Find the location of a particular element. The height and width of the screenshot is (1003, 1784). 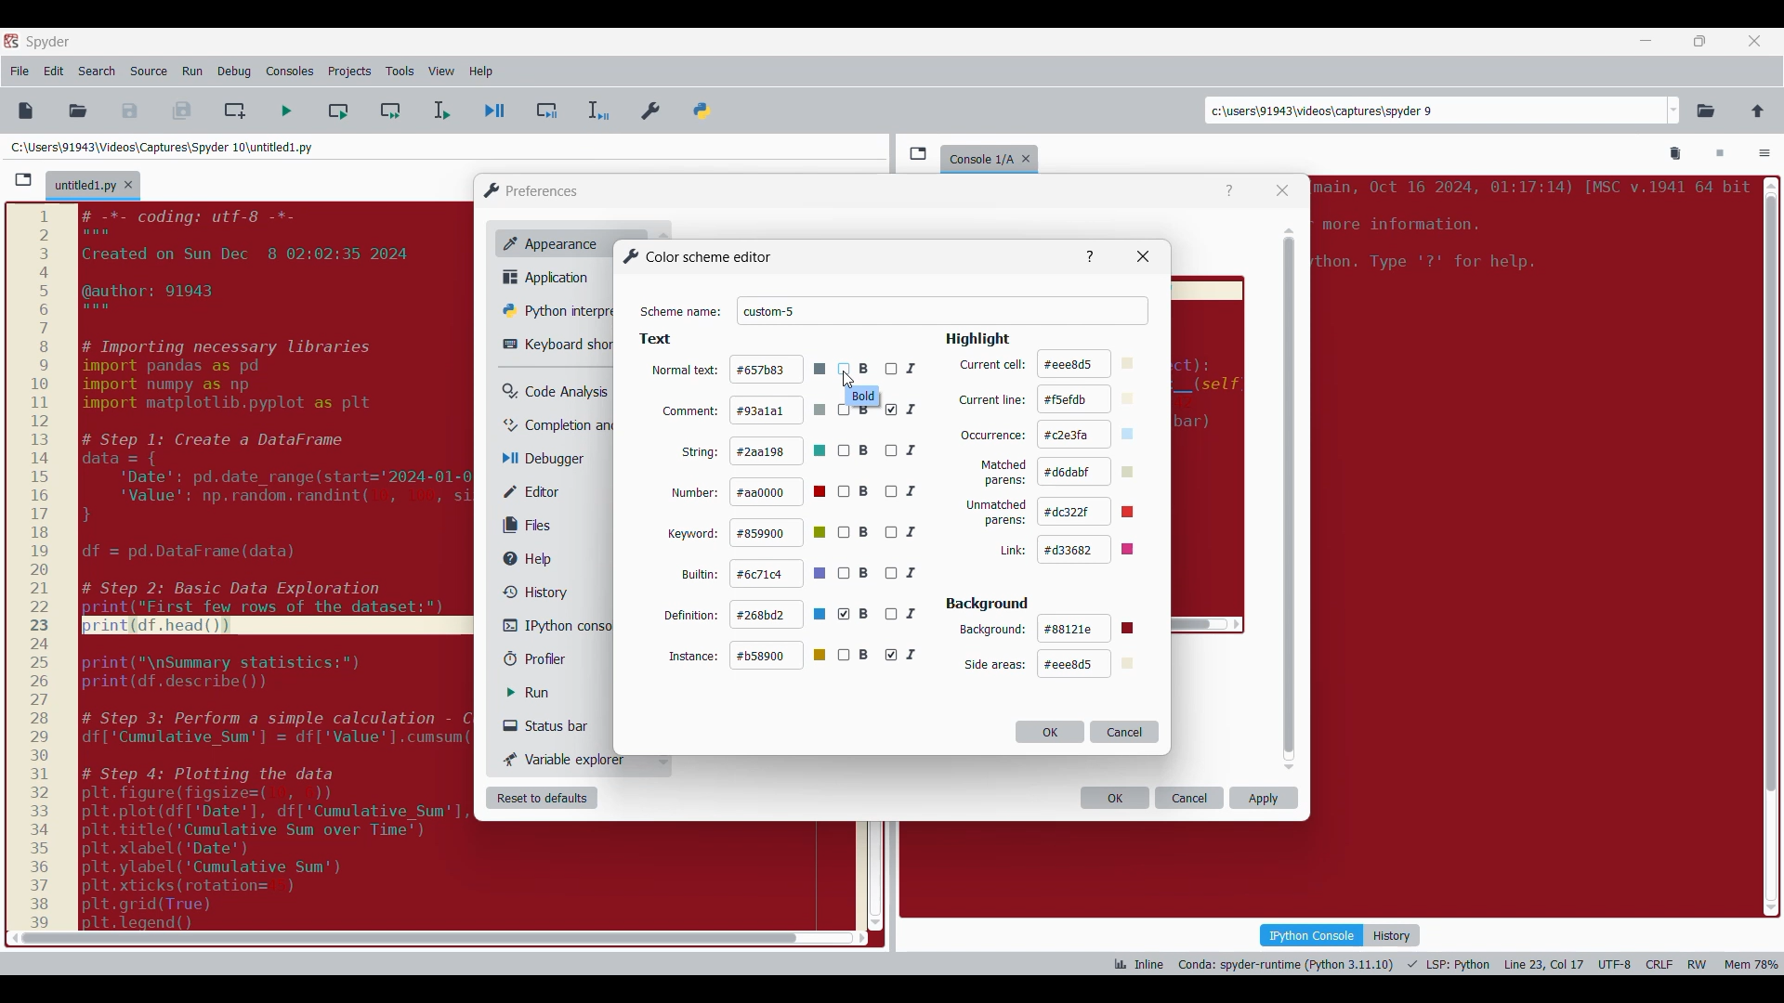

#eee8d5 is located at coordinates (1088, 362).